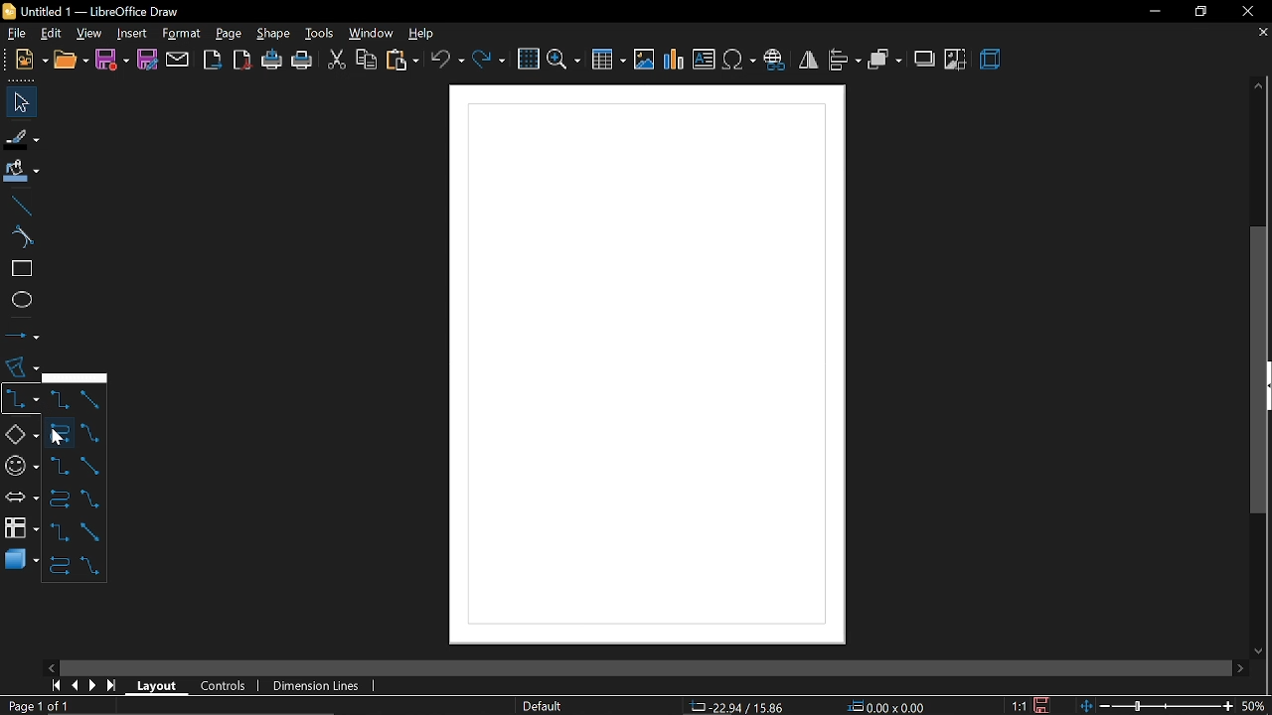  What do you see at coordinates (1262, 37) in the screenshot?
I see `close current tab` at bounding box center [1262, 37].